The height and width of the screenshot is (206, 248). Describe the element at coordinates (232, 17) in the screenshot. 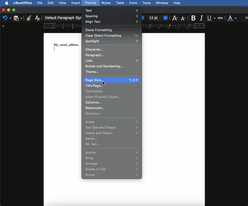

I see `Font color` at that location.